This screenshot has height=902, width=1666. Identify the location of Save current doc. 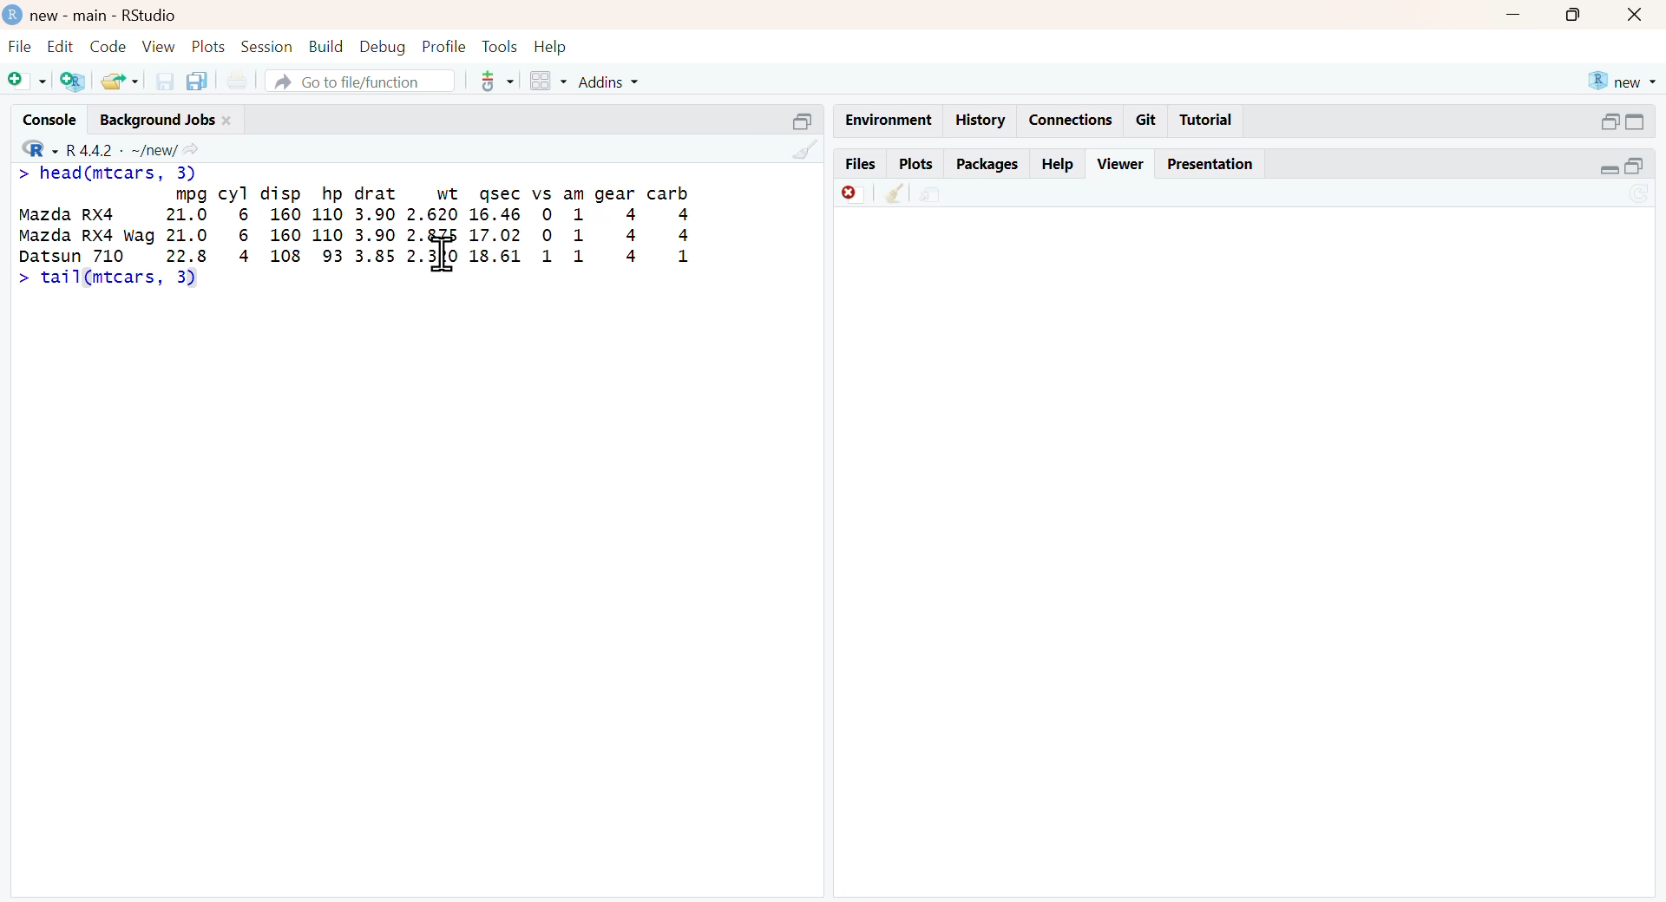
(160, 80).